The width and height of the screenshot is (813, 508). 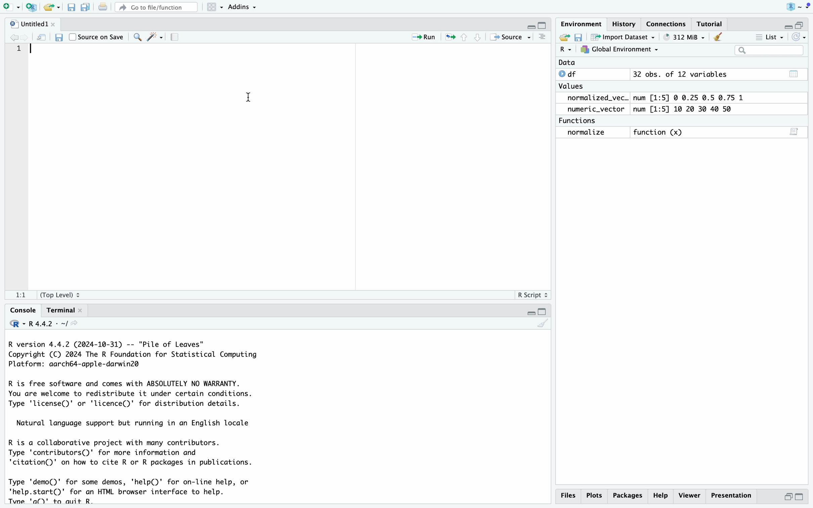 What do you see at coordinates (658, 97) in the screenshot?
I see `normalized_vec.. num [1:5] @ 0.25 0.5 0.75 1` at bounding box center [658, 97].